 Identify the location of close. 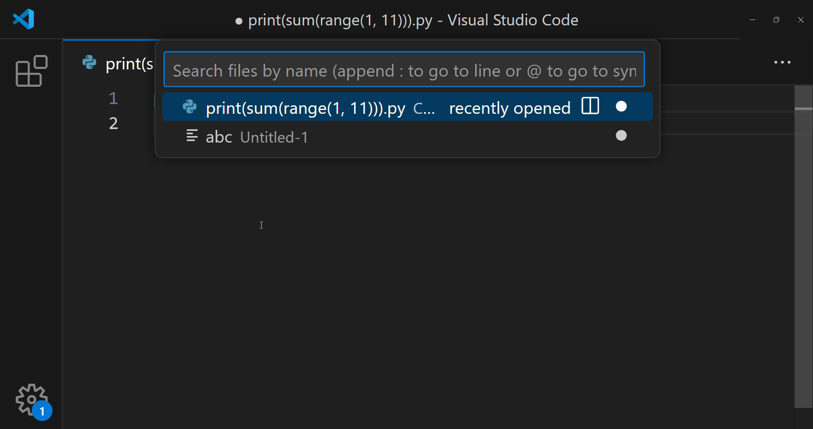
(622, 106).